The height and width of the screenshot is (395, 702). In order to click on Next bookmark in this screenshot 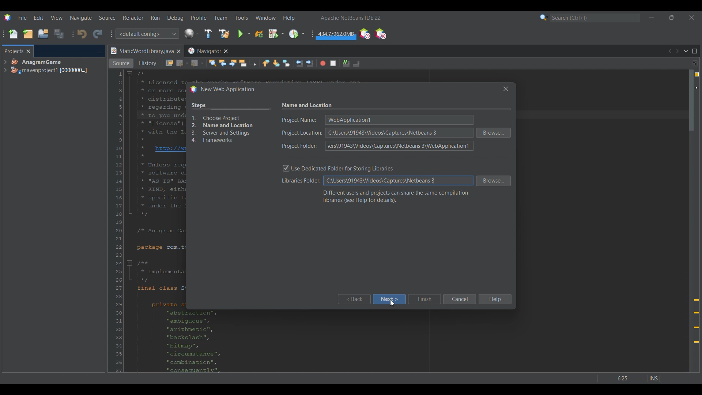, I will do `click(276, 63)`.